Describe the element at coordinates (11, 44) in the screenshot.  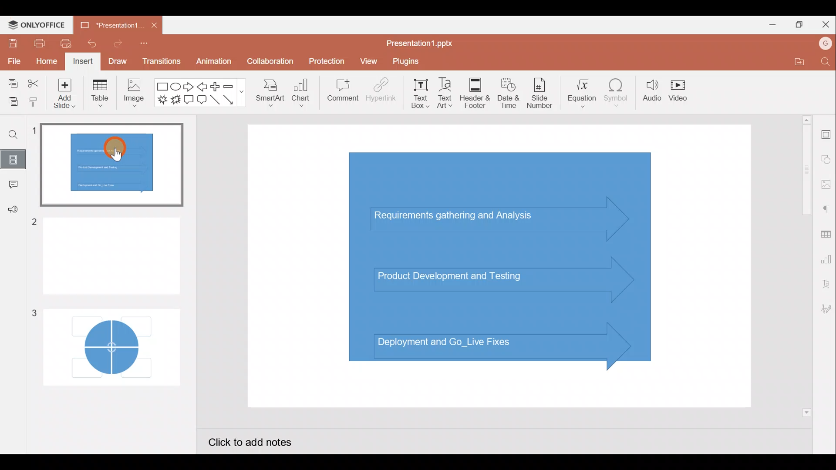
I see `Save` at that location.